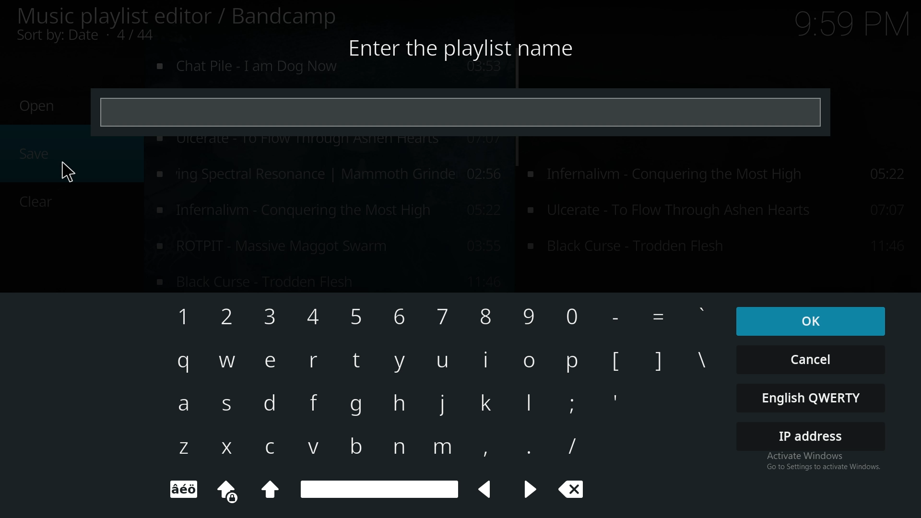  I want to click on Save, so click(36, 154).